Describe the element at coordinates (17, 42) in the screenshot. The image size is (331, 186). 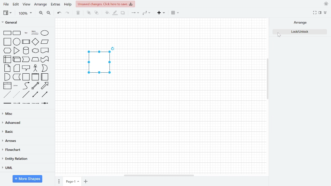
I see `circle` at that location.